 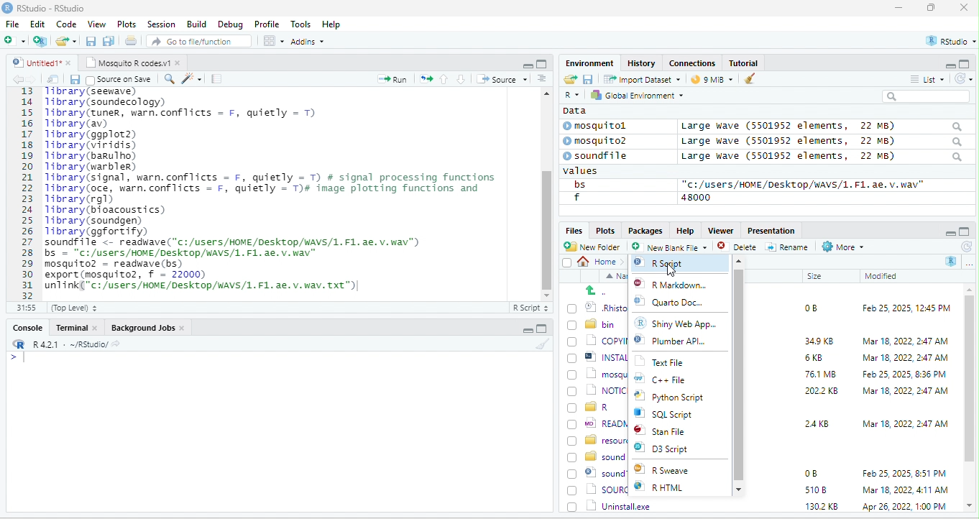 What do you see at coordinates (931, 96) in the screenshot?
I see `search` at bounding box center [931, 96].